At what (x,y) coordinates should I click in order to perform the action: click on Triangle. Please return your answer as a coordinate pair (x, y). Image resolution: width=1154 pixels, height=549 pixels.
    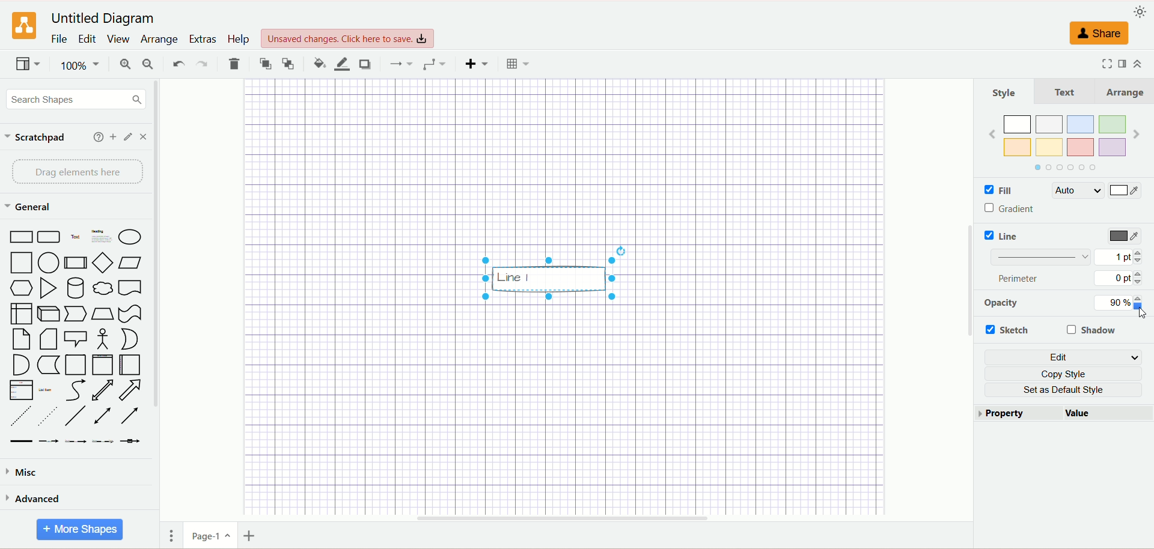
    Looking at the image, I should click on (47, 288).